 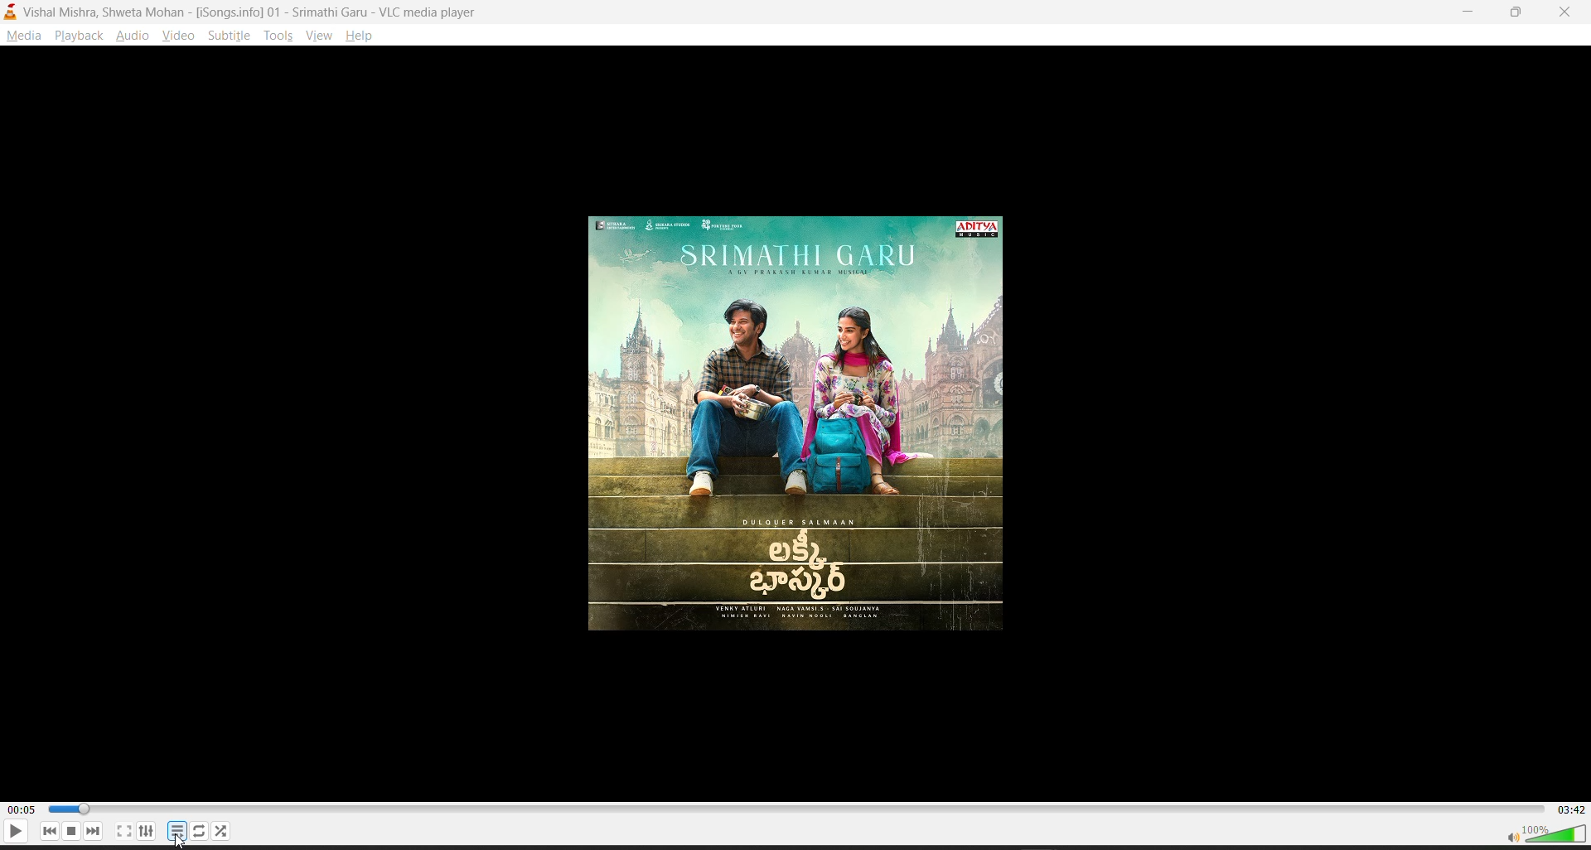 What do you see at coordinates (230, 35) in the screenshot?
I see `subtitle` at bounding box center [230, 35].